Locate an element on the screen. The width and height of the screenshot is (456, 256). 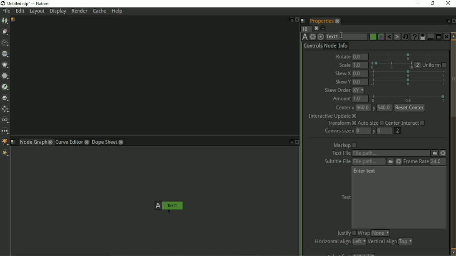
Draw is located at coordinates (5, 32).